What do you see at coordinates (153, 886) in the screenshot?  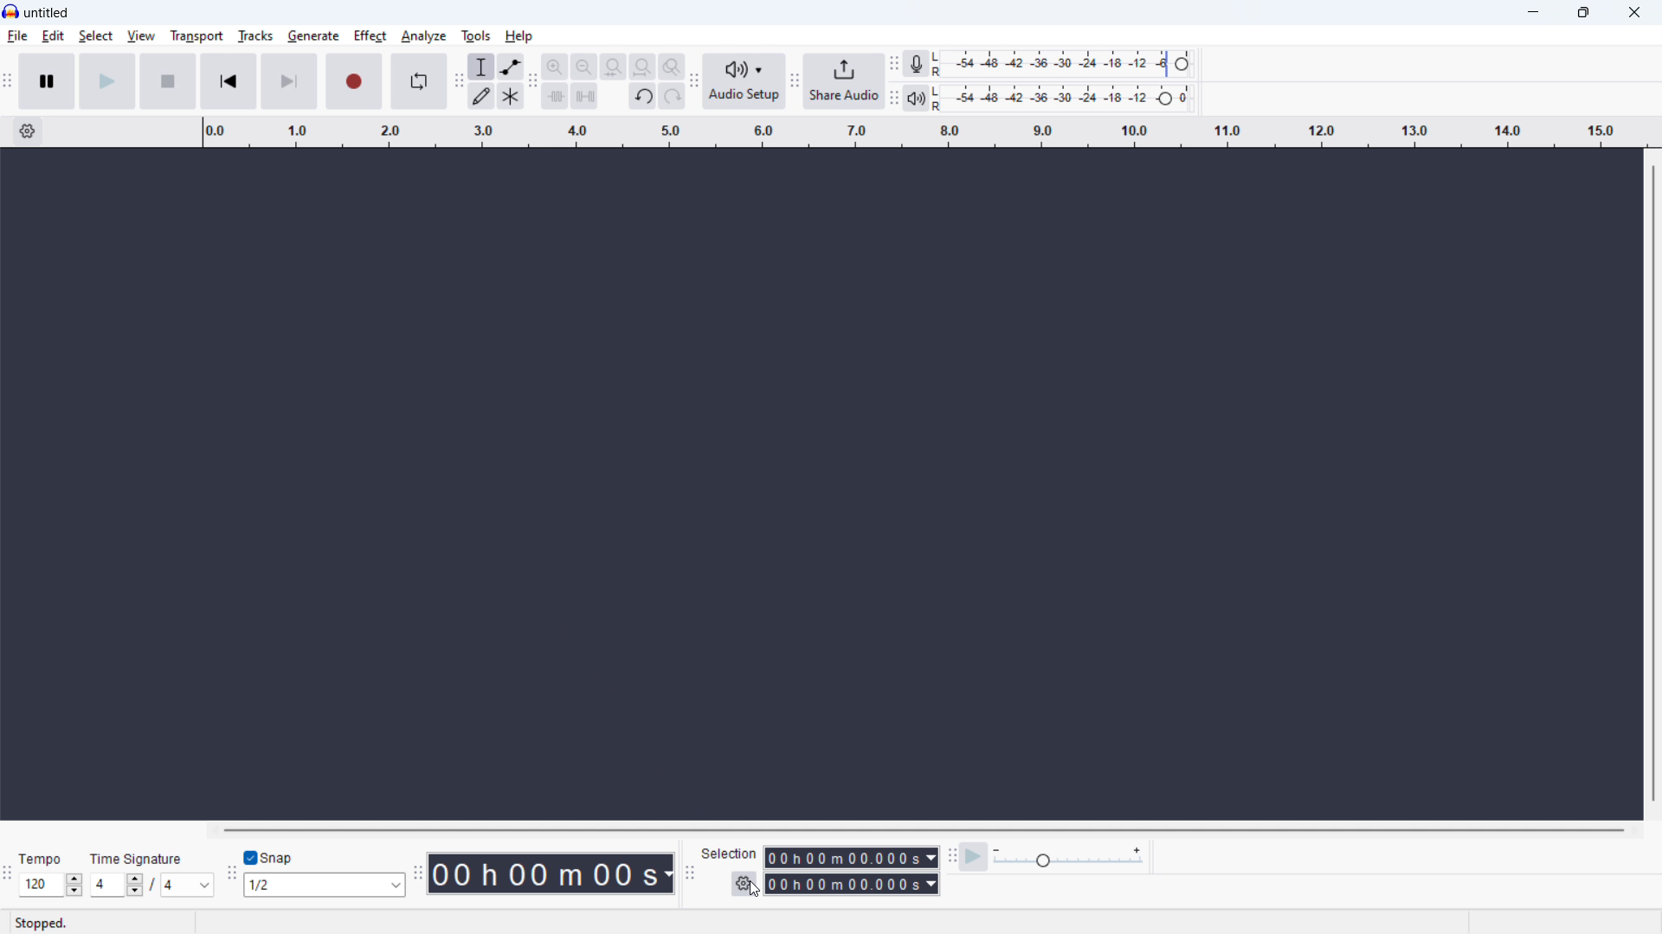 I see `set time signature` at bounding box center [153, 886].